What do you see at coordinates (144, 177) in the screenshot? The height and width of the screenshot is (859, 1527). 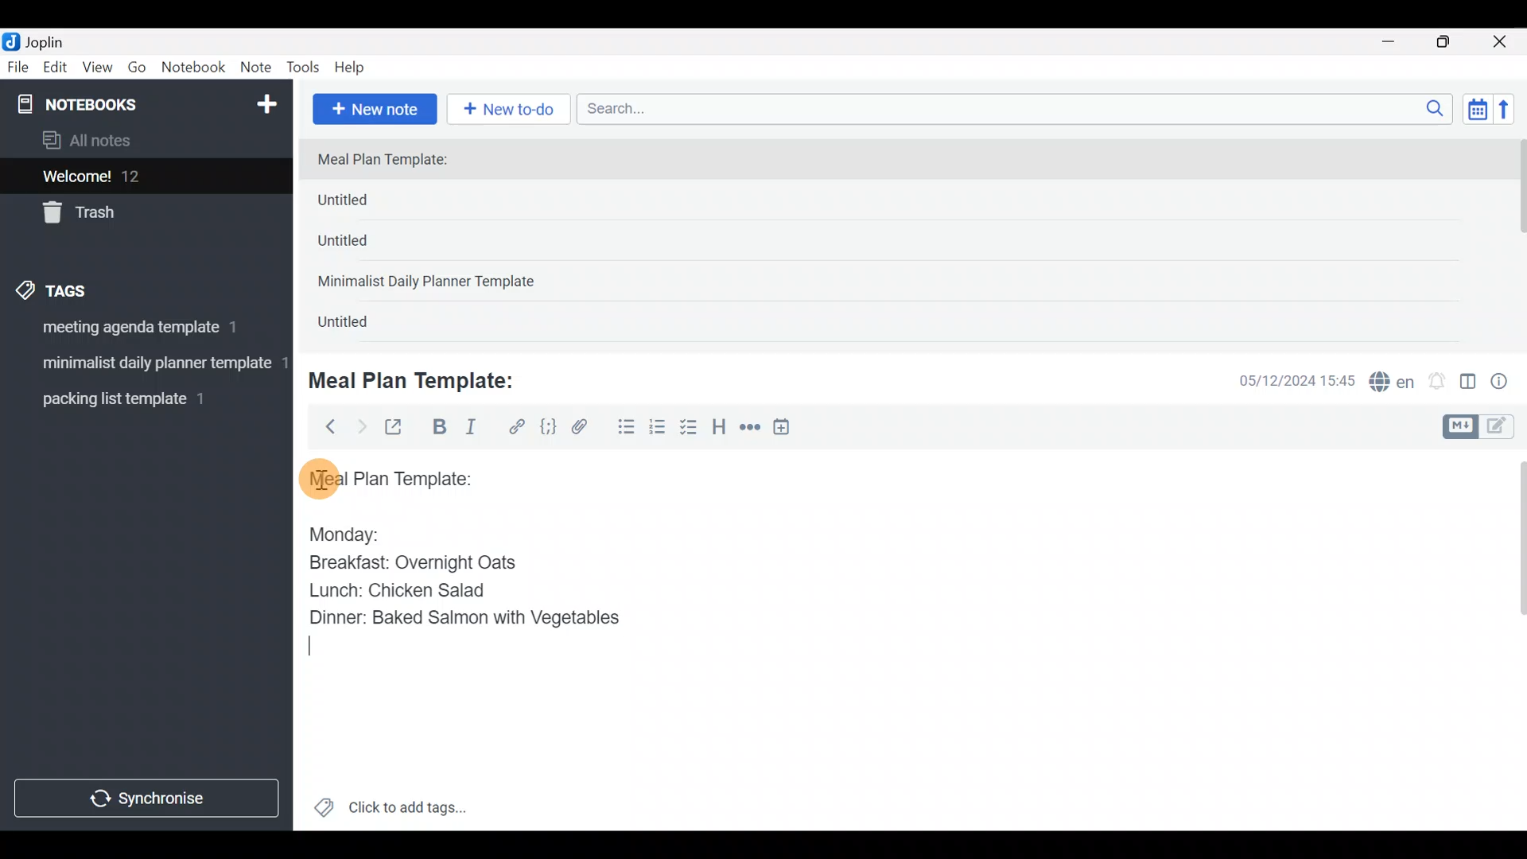 I see `Welcome!` at bounding box center [144, 177].